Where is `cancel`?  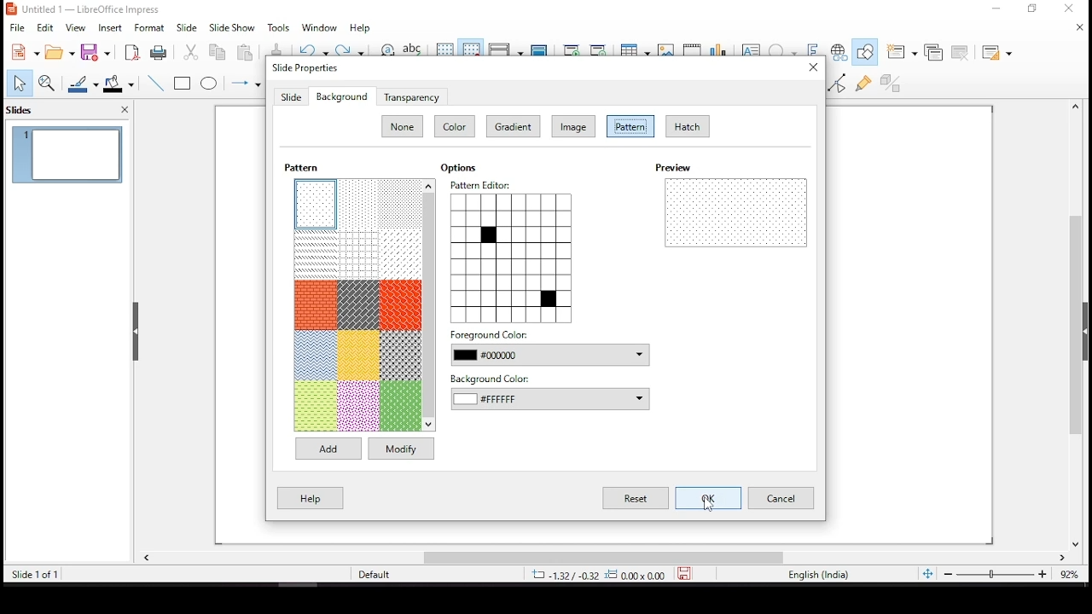
cancel is located at coordinates (780, 499).